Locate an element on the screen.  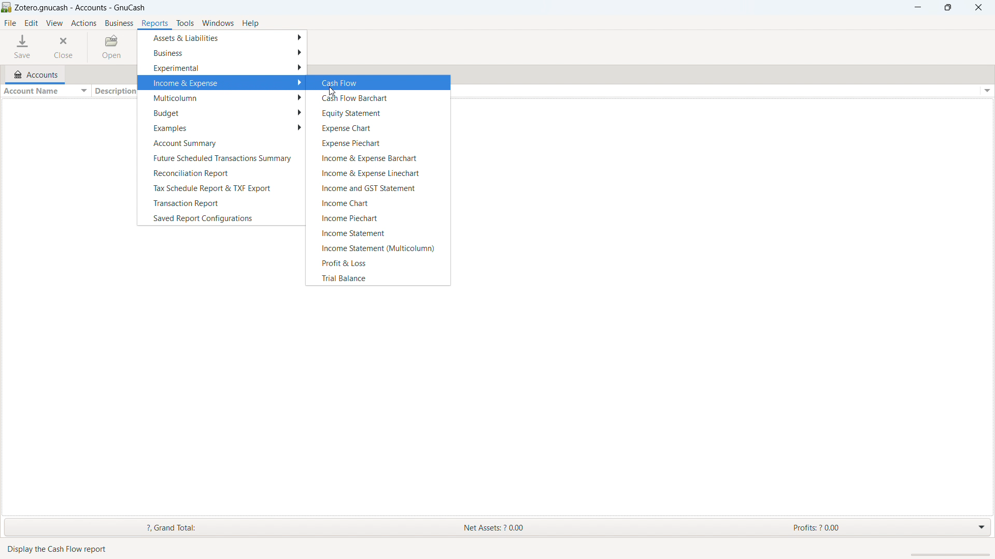
tools is located at coordinates (185, 23).